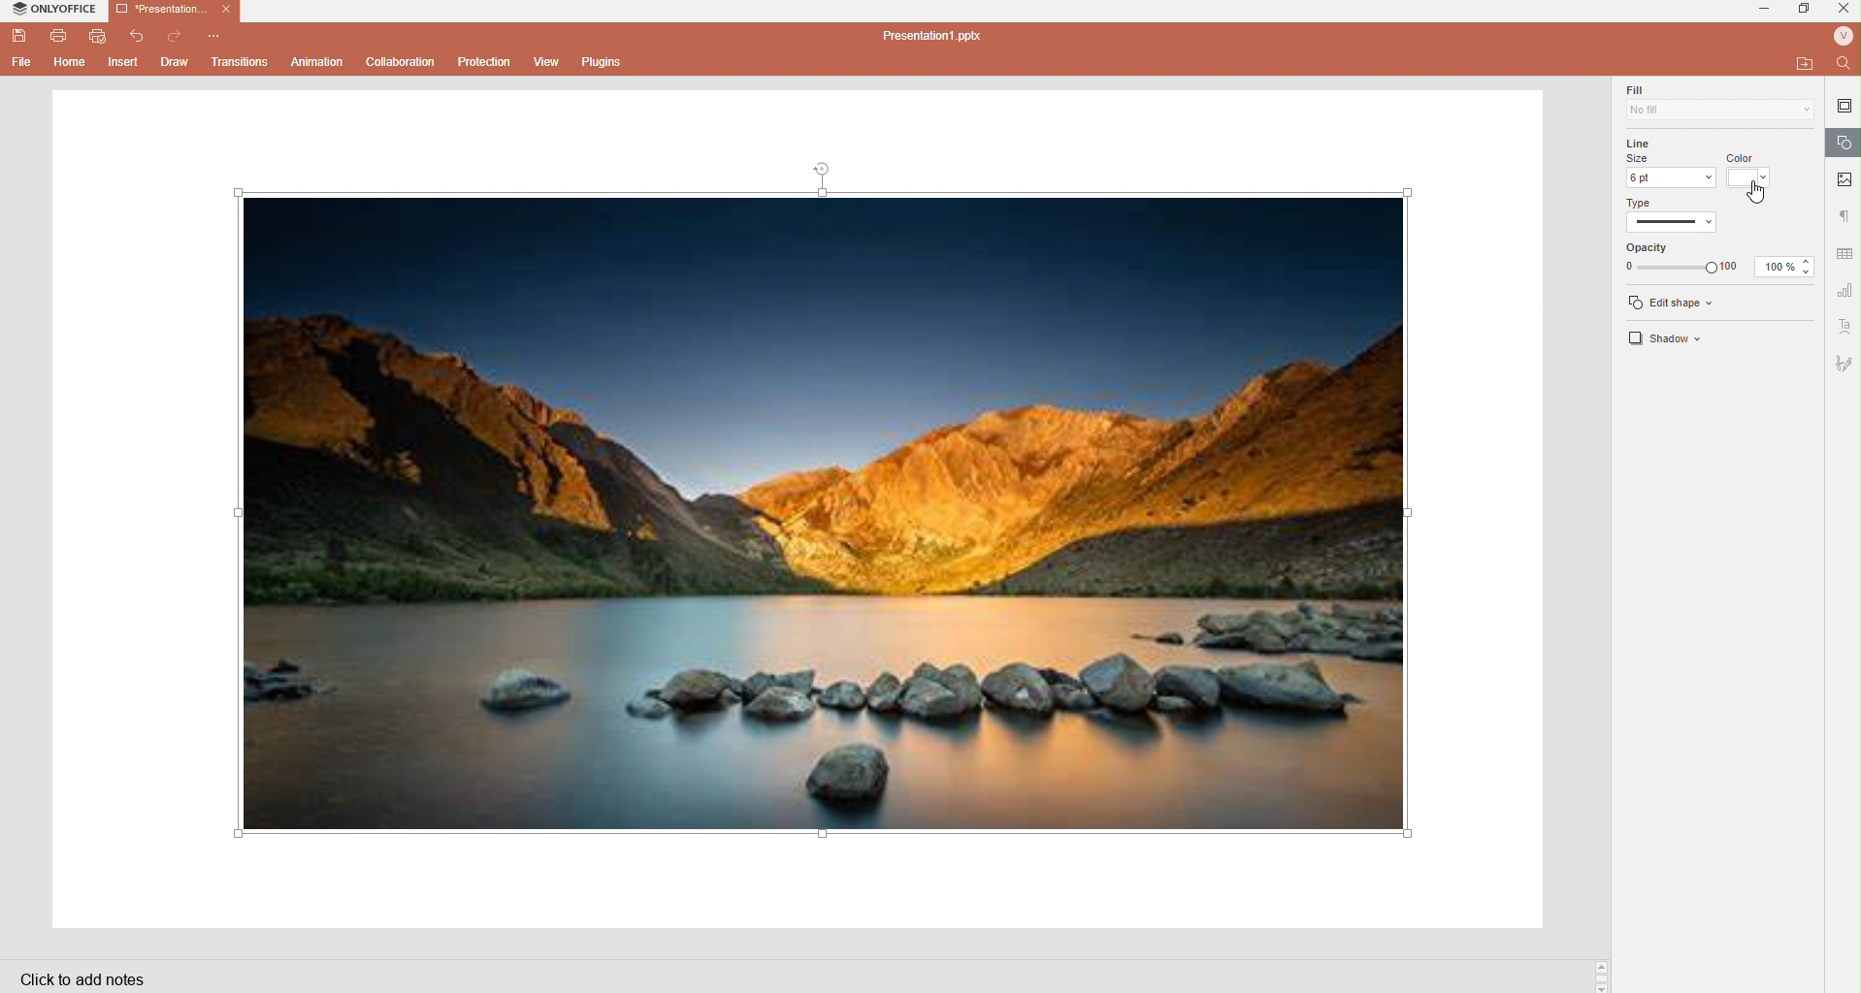 This screenshot has width=1861, height=993. I want to click on Close, so click(226, 11).